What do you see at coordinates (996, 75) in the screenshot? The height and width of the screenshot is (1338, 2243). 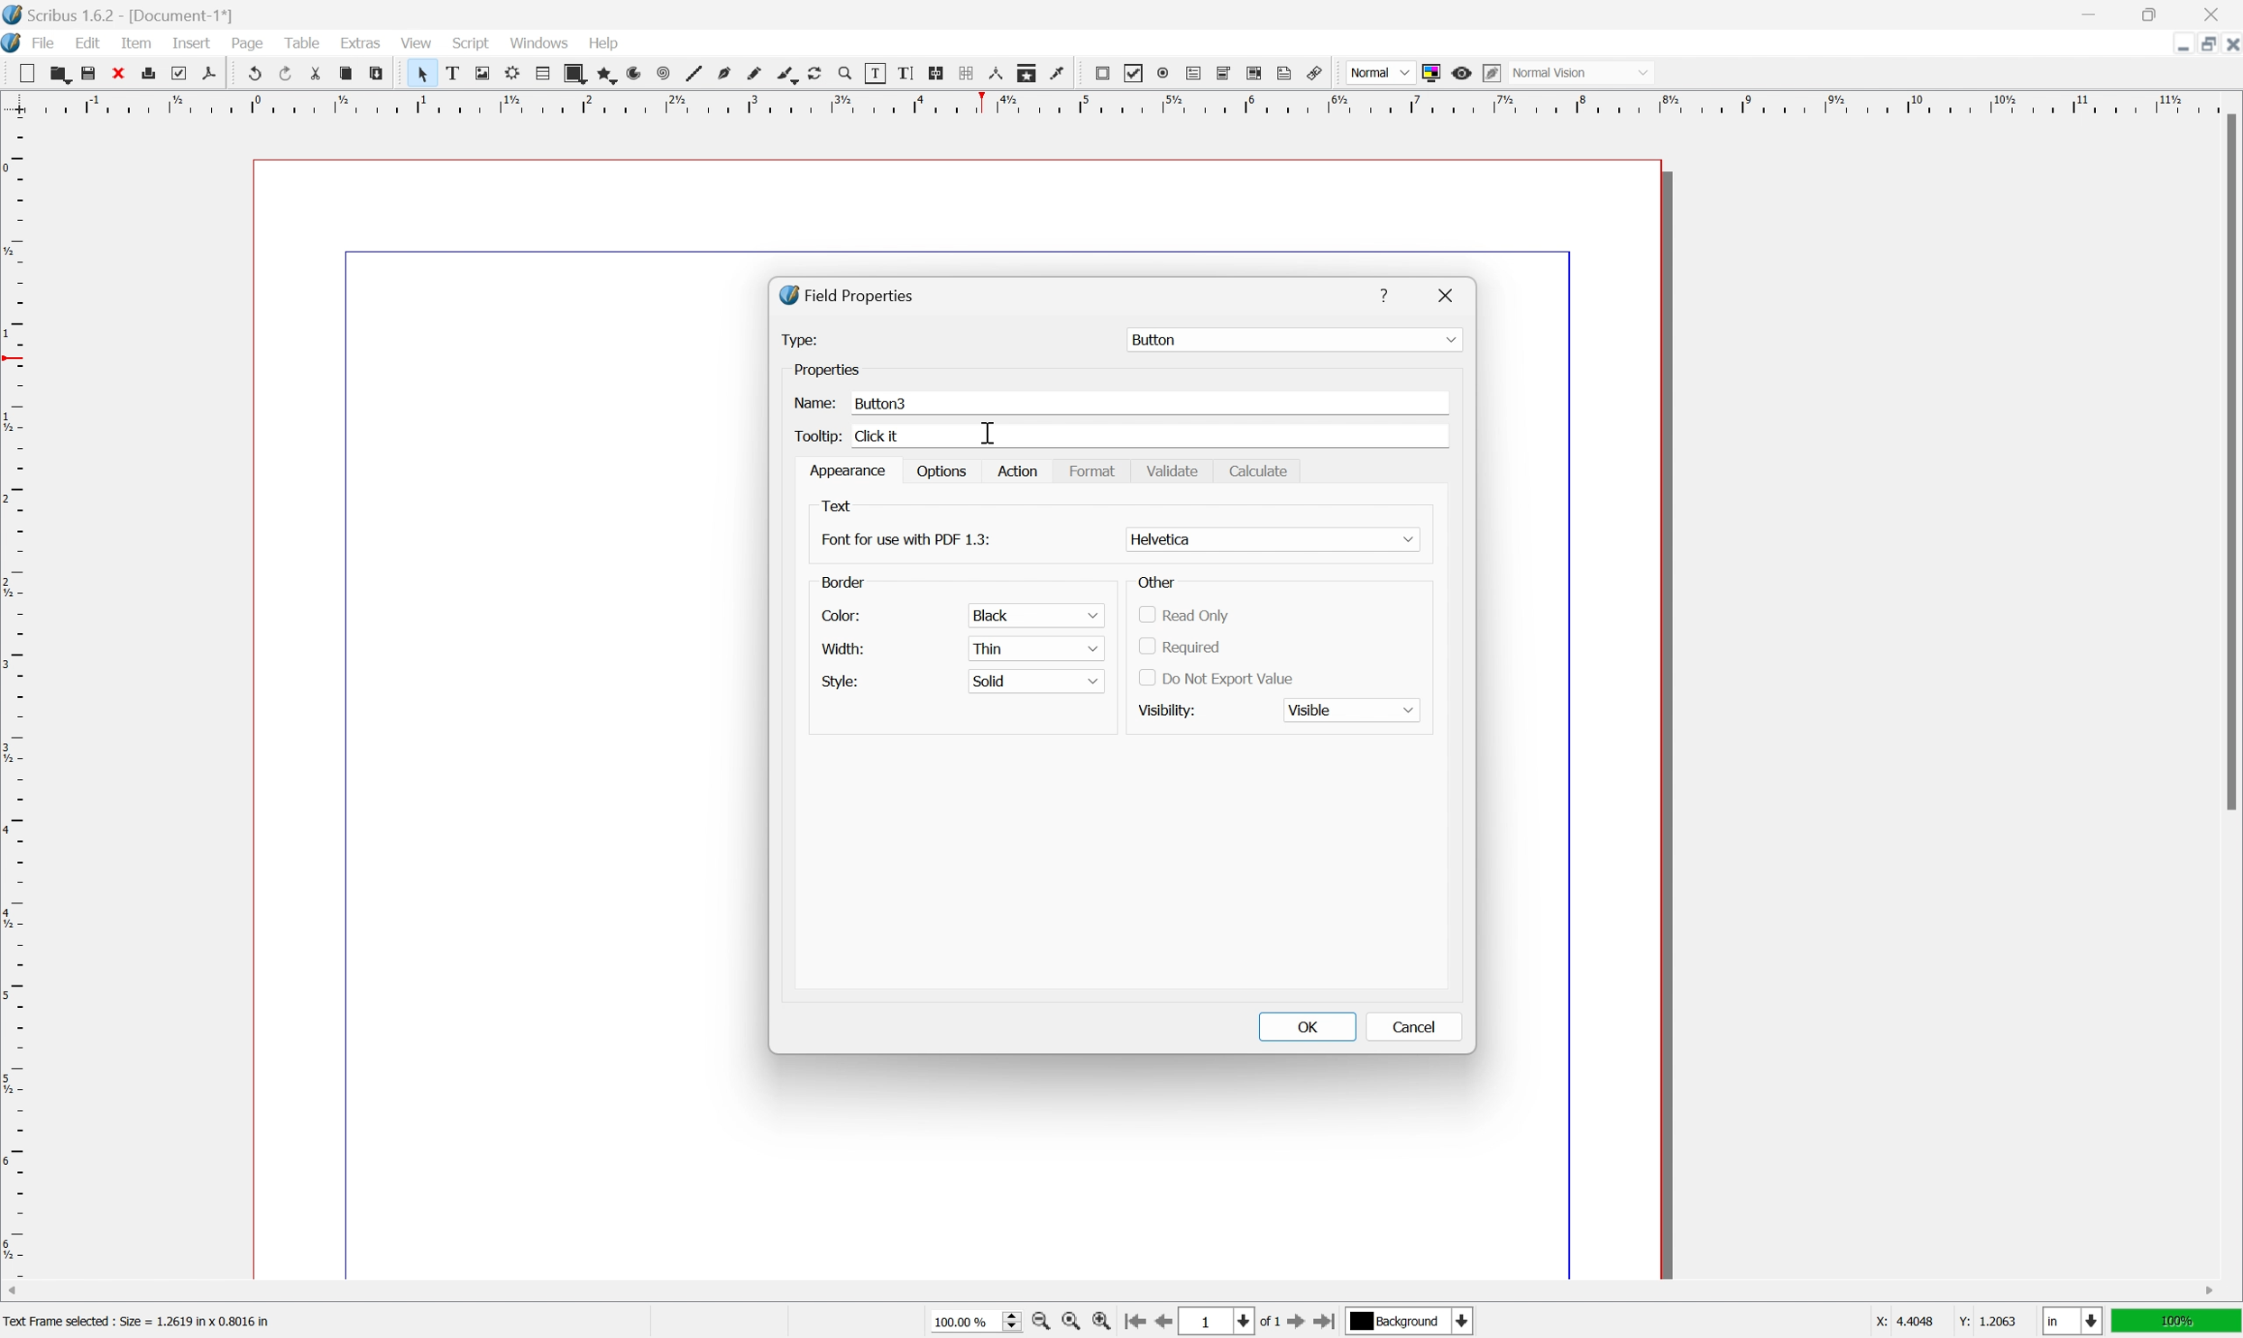 I see `measurements` at bounding box center [996, 75].